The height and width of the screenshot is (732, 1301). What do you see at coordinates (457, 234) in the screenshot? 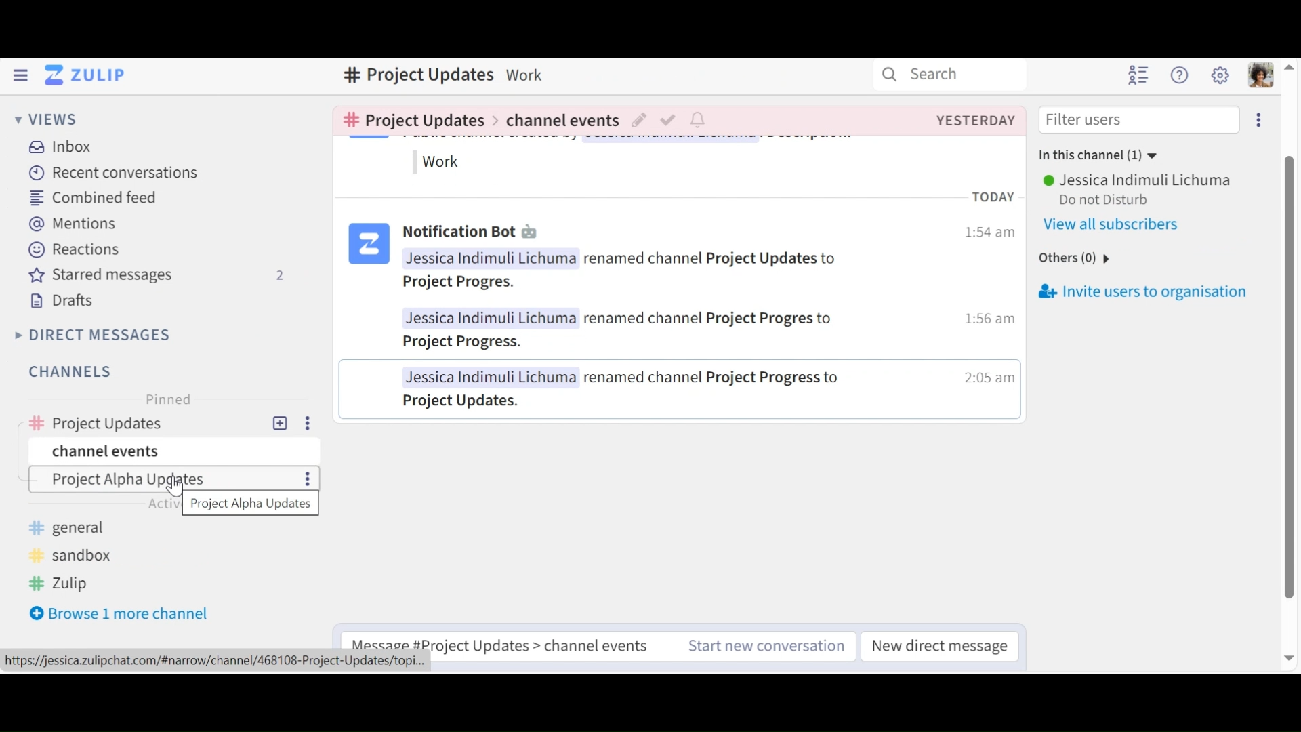
I see `Notification Bot` at bounding box center [457, 234].